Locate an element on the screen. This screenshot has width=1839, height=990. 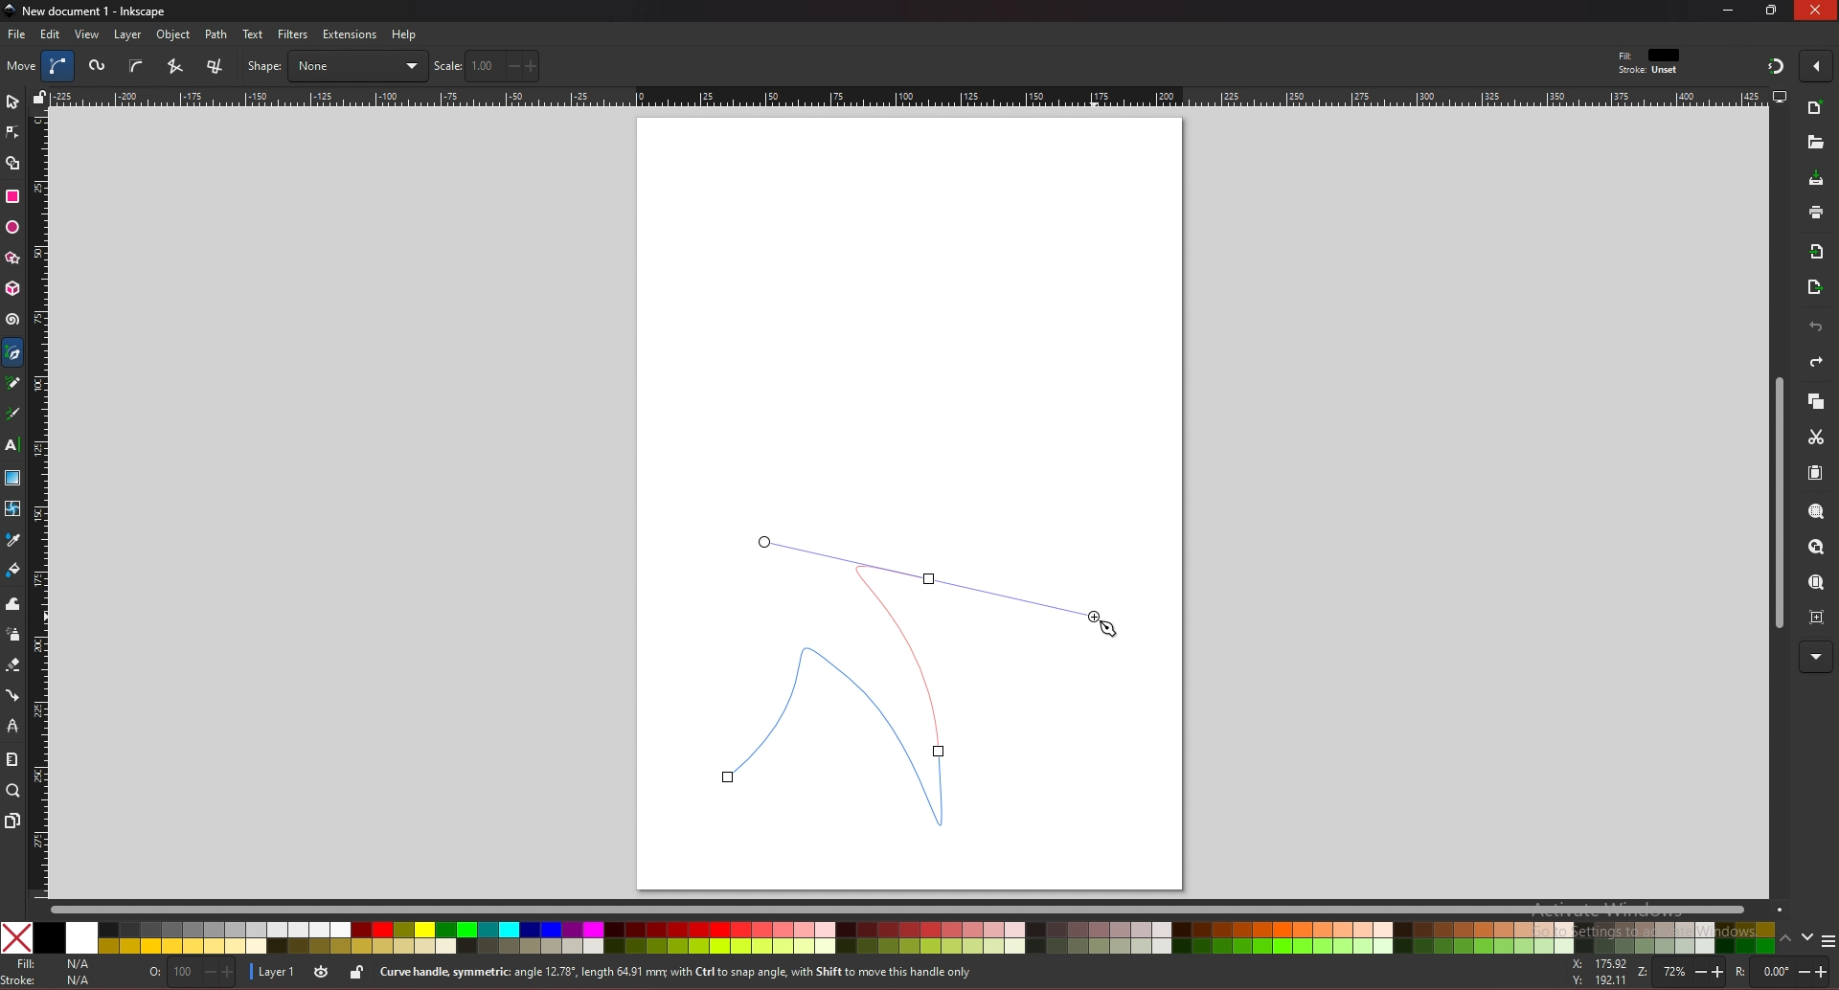
zoom centre page is located at coordinates (1819, 616).